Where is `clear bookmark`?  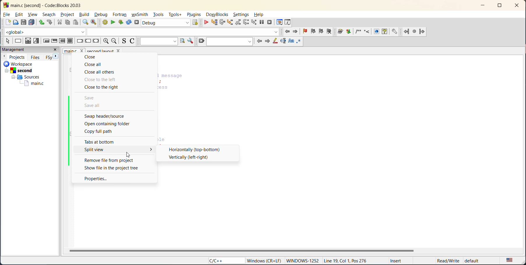
clear bookmark is located at coordinates (331, 32).